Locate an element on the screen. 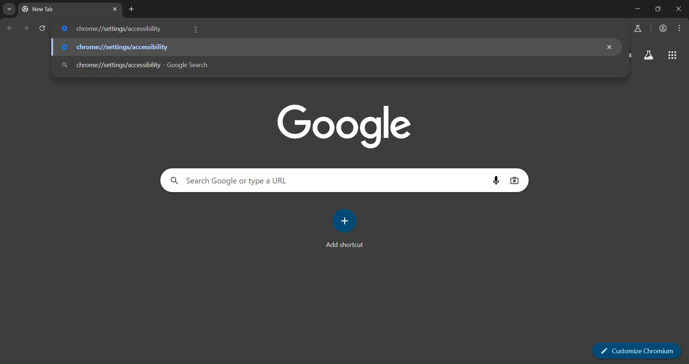 Image resolution: width=689 pixels, height=364 pixels. minimize is located at coordinates (636, 9).